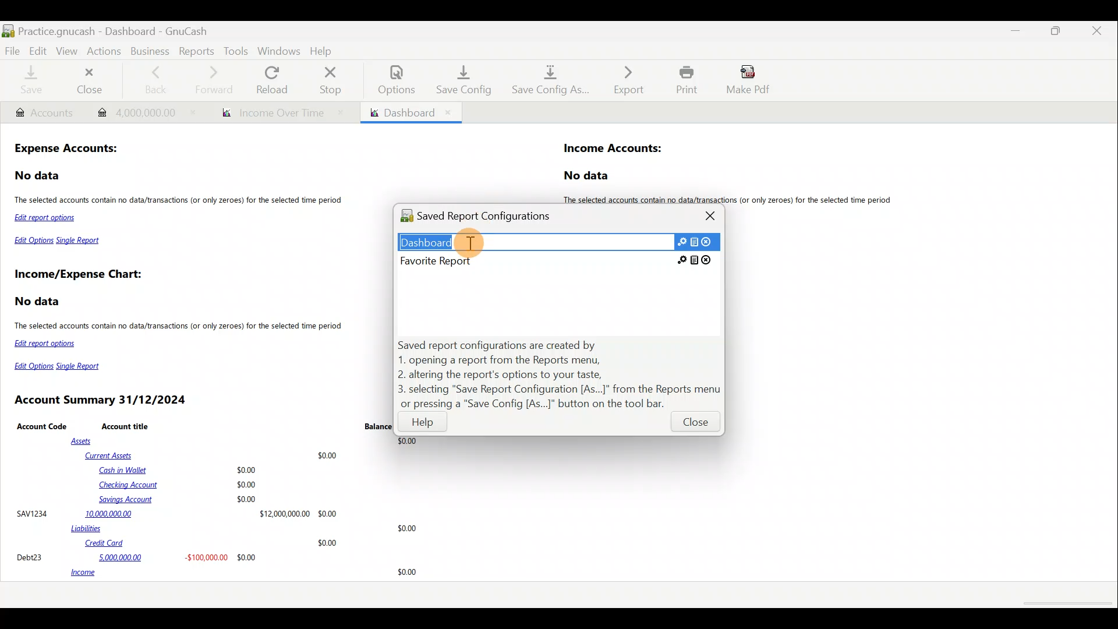 This screenshot has width=1118, height=629. What do you see at coordinates (324, 50) in the screenshot?
I see `Help` at bounding box center [324, 50].